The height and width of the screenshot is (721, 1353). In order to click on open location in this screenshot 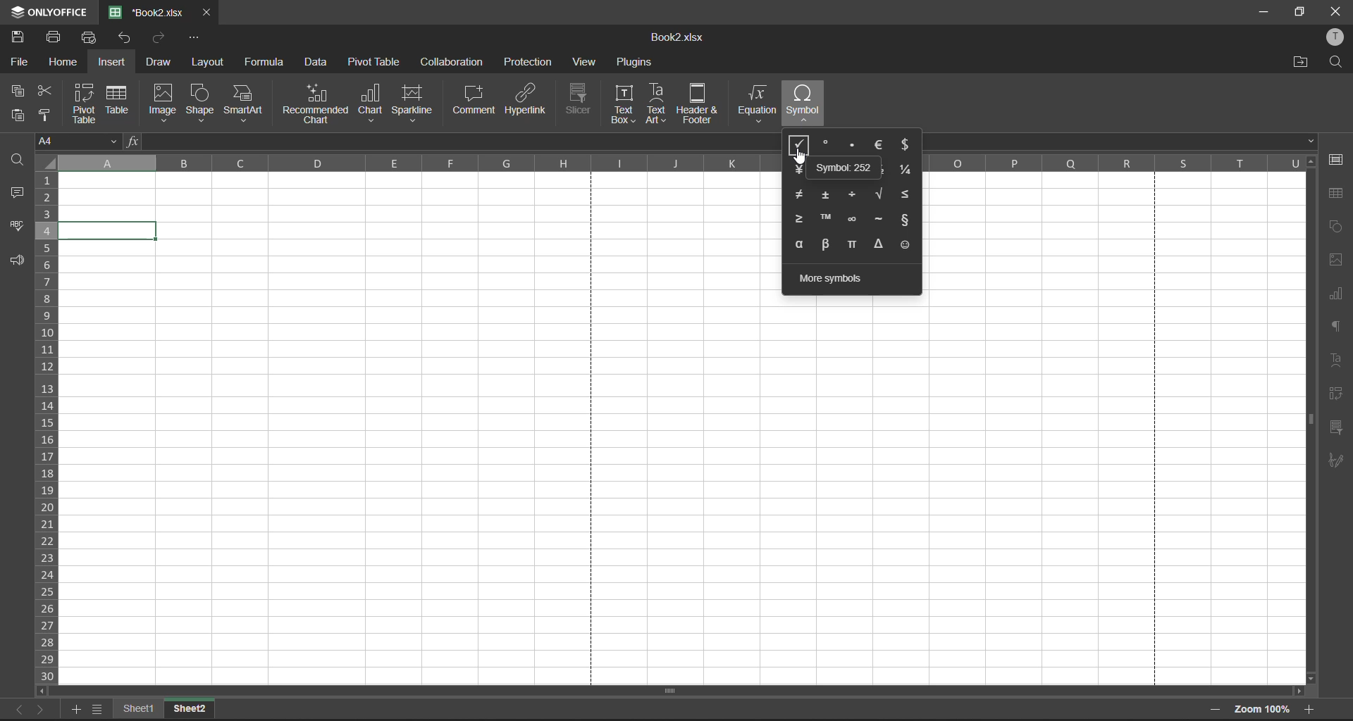, I will do `click(1298, 64)`.